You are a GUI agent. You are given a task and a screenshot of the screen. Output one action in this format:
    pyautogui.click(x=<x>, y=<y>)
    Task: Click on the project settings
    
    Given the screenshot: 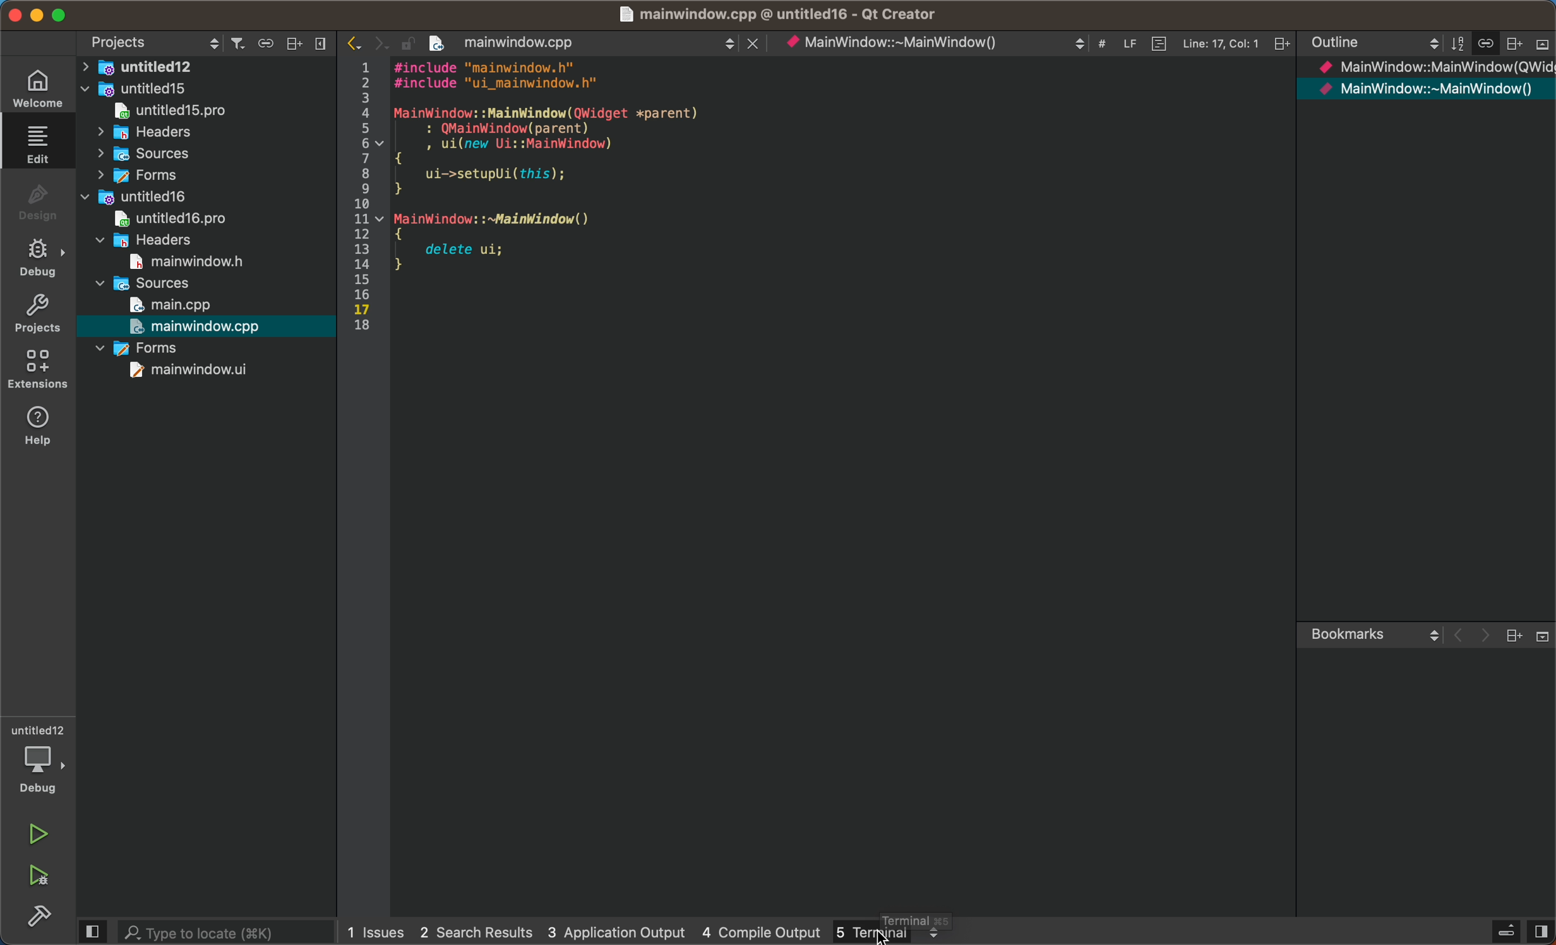 What is the action you would take?
    pyautogui.click(x=150, y=41)
    